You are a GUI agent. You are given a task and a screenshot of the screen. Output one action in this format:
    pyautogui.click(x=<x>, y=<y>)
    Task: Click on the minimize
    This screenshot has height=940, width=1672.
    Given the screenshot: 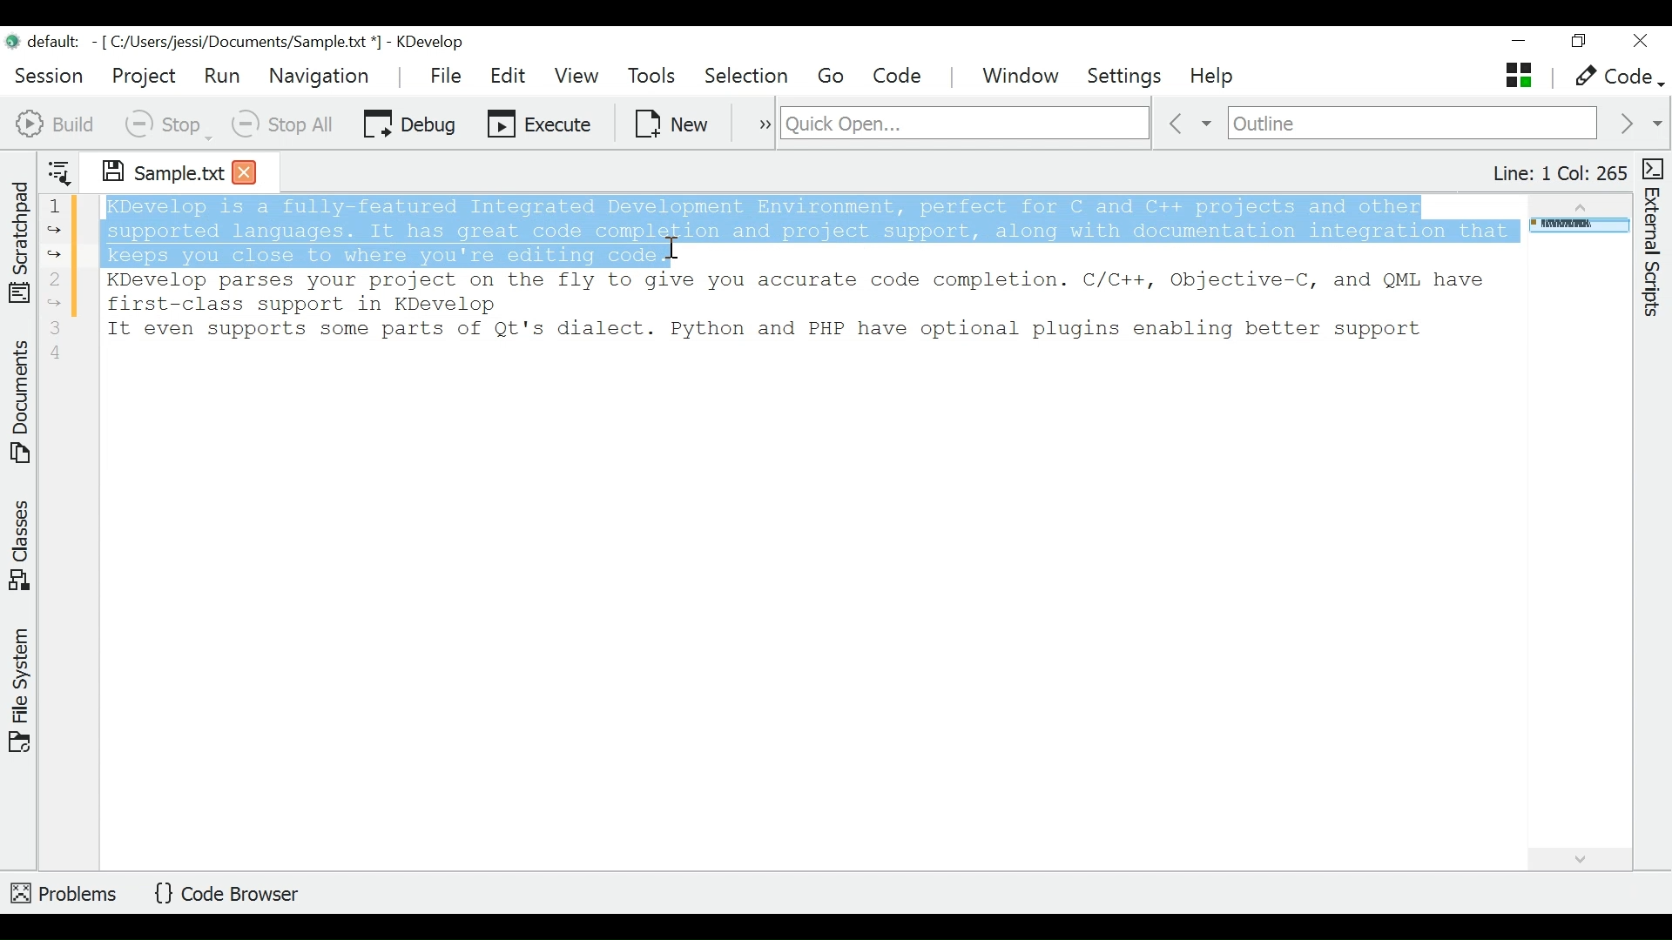 What is the action you would take?
    pyautogui.click(x=1521, y=43)
    